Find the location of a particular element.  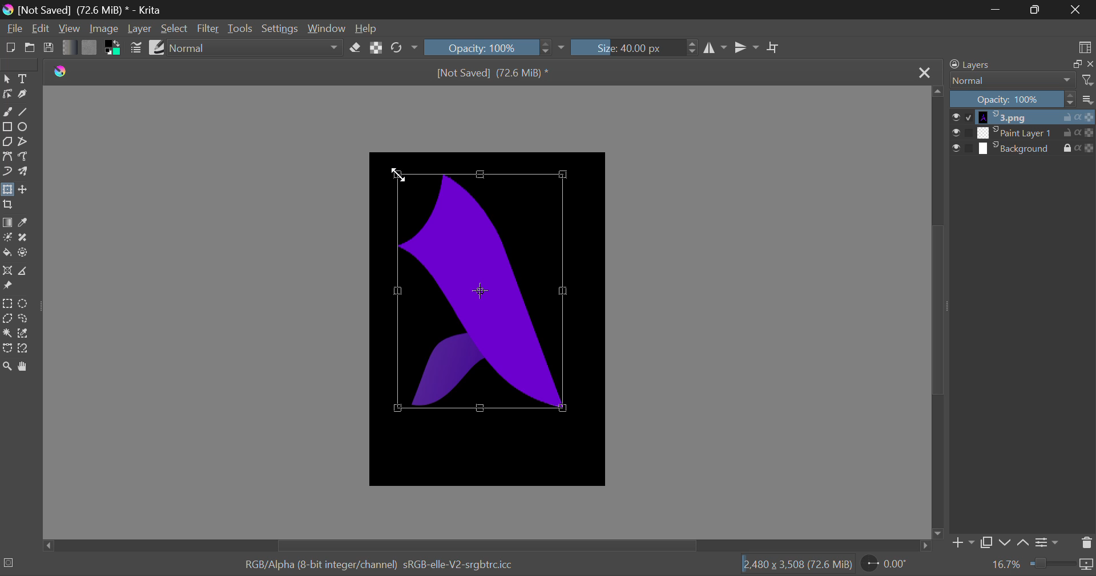

Settings is located at coordinates (278, 29).